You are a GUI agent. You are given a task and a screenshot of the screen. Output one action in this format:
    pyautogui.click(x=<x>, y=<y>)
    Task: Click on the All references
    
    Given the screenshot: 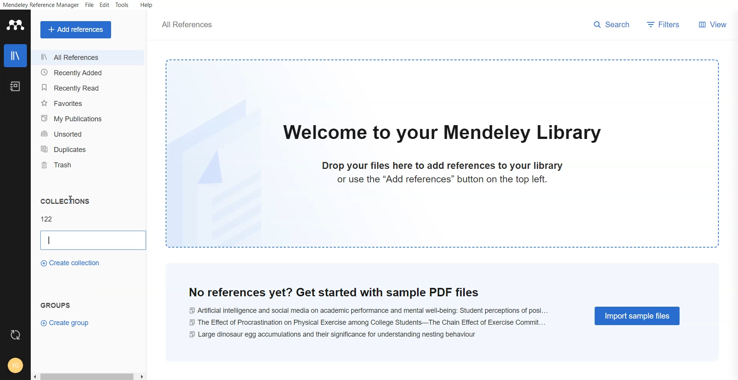 What is the action you would take?
    pyautogui.click(x=88, y=58)
    